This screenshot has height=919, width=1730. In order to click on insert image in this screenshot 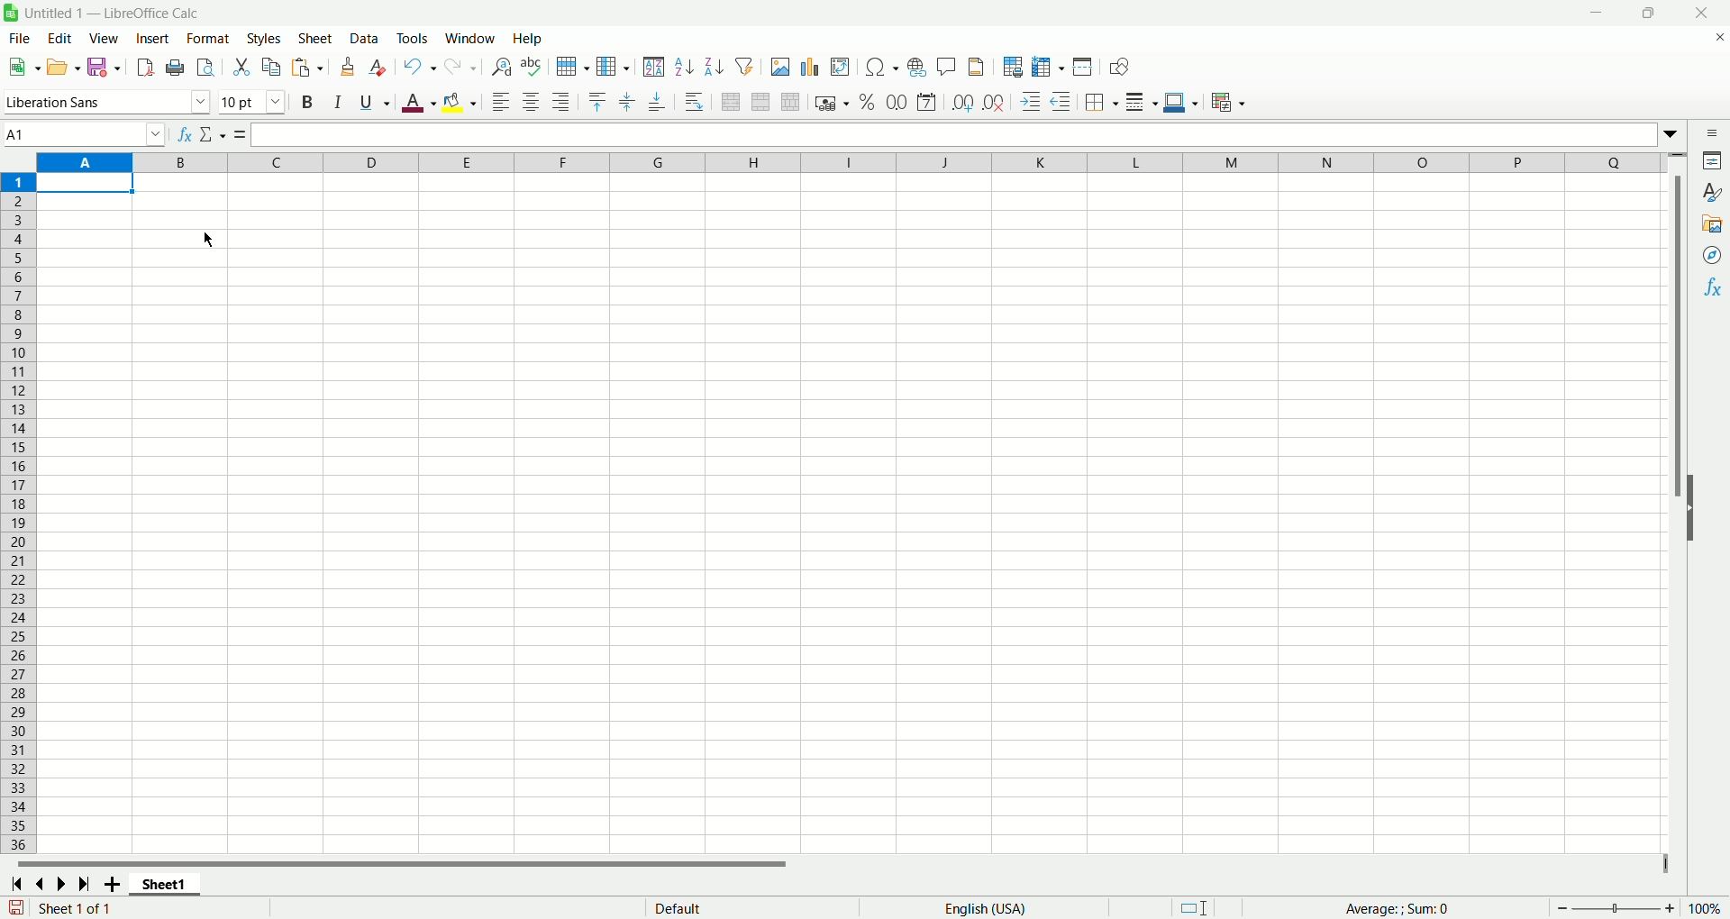, I will do `click(841, 68)`.